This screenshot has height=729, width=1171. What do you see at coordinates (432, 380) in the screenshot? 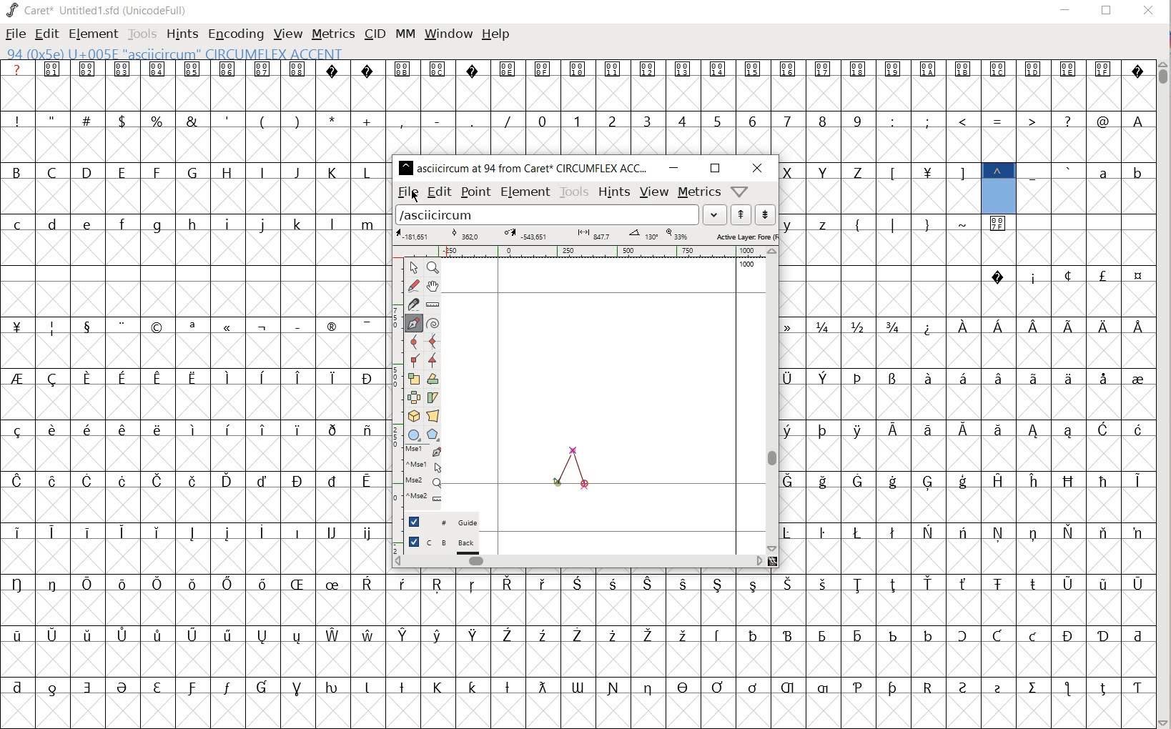
I see `Rotate the selection` at bounding box center [432, 380].